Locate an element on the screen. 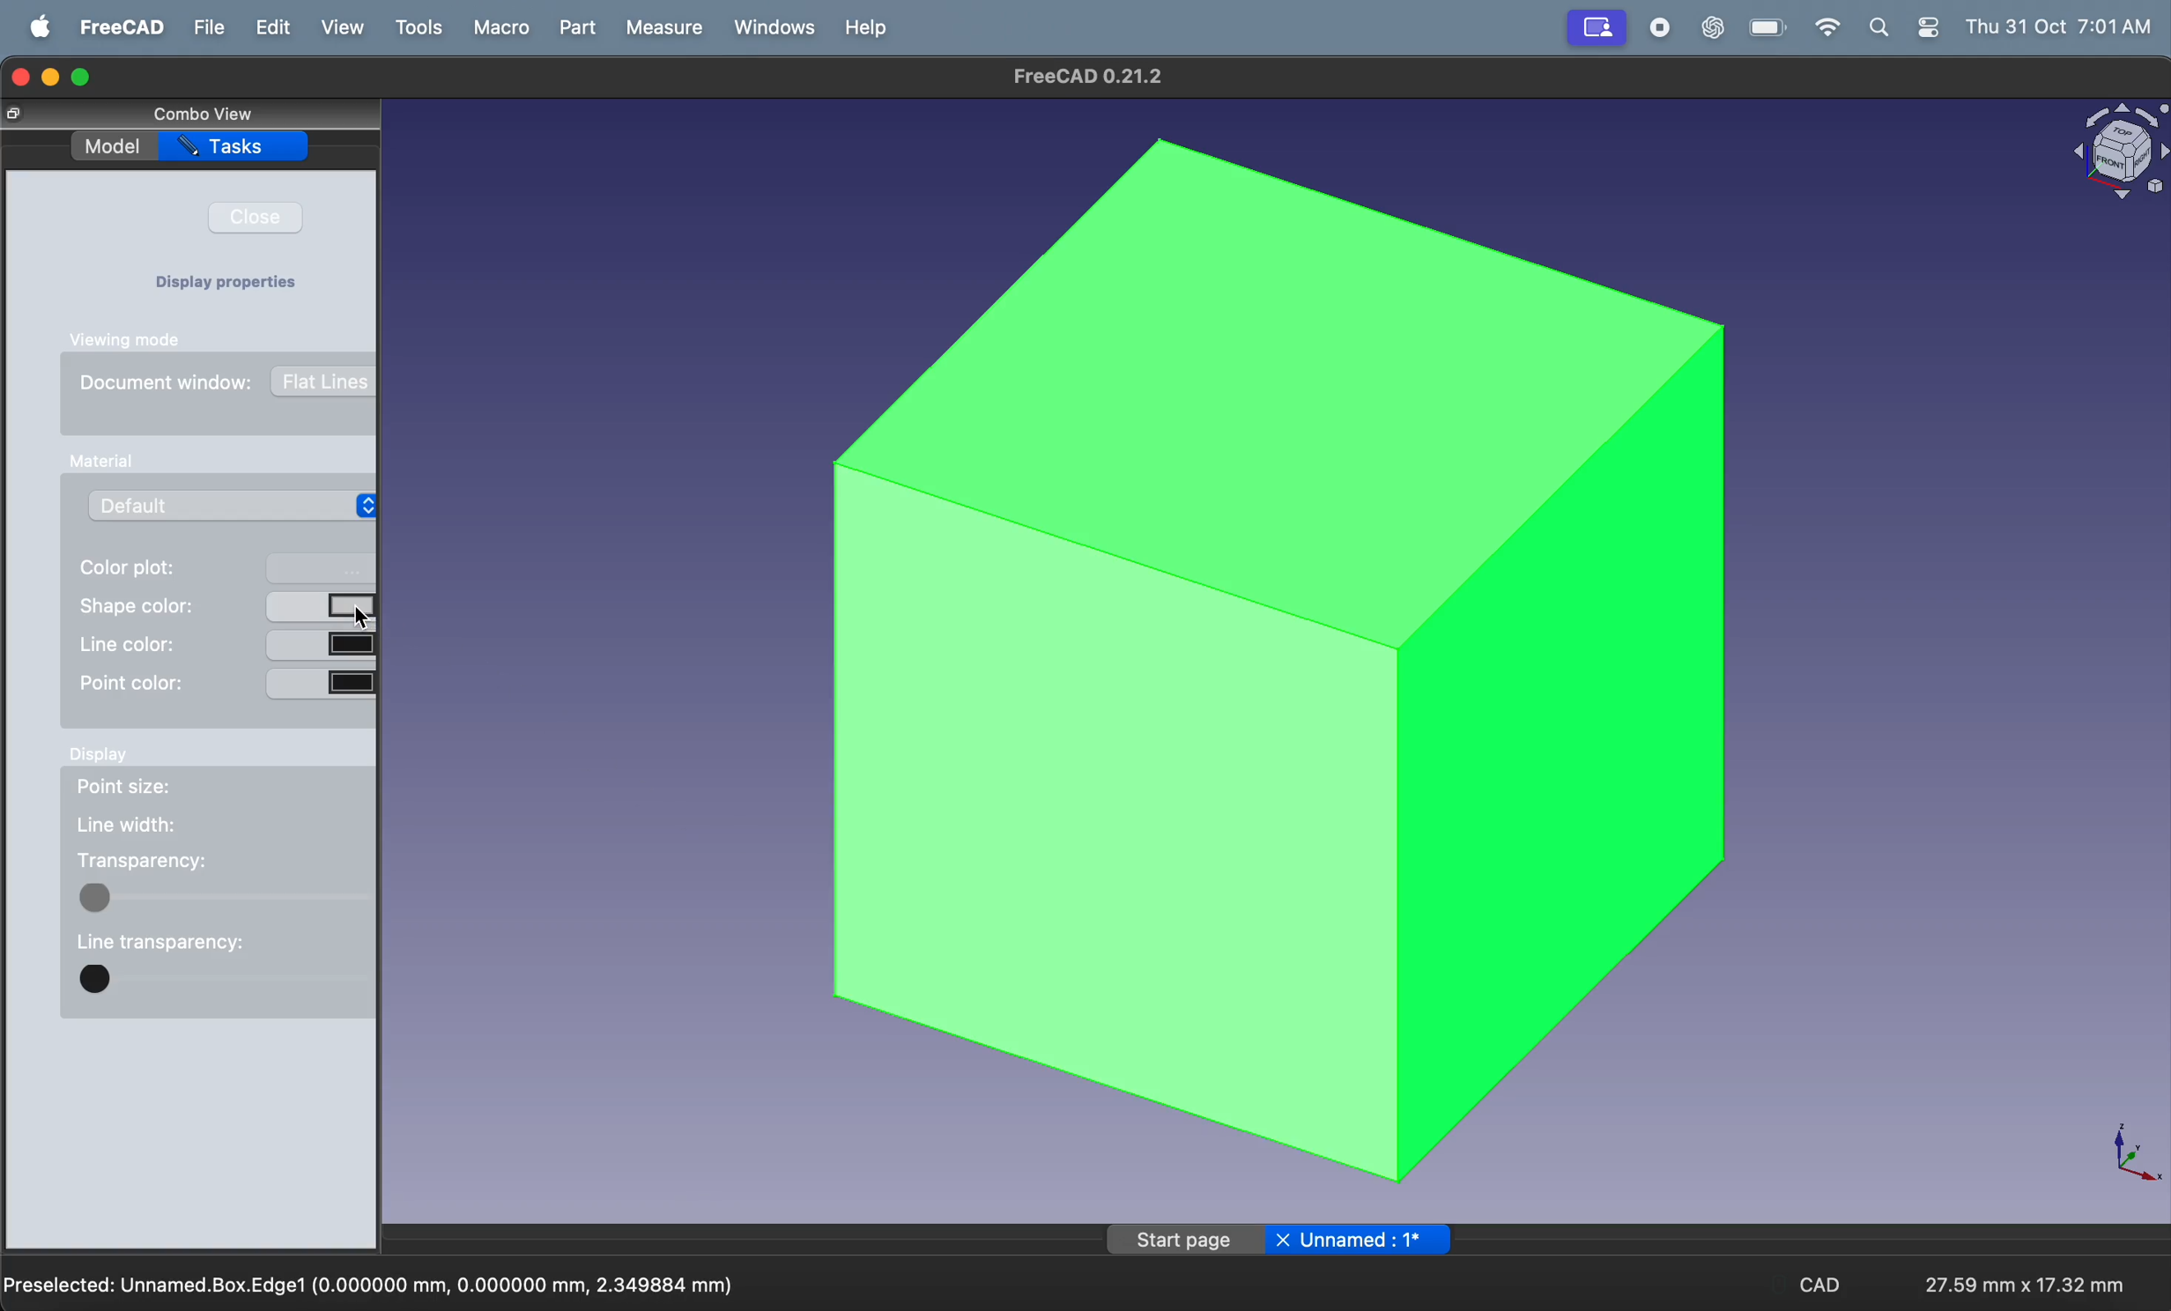  axis is located at coordinates (2125, 1152).